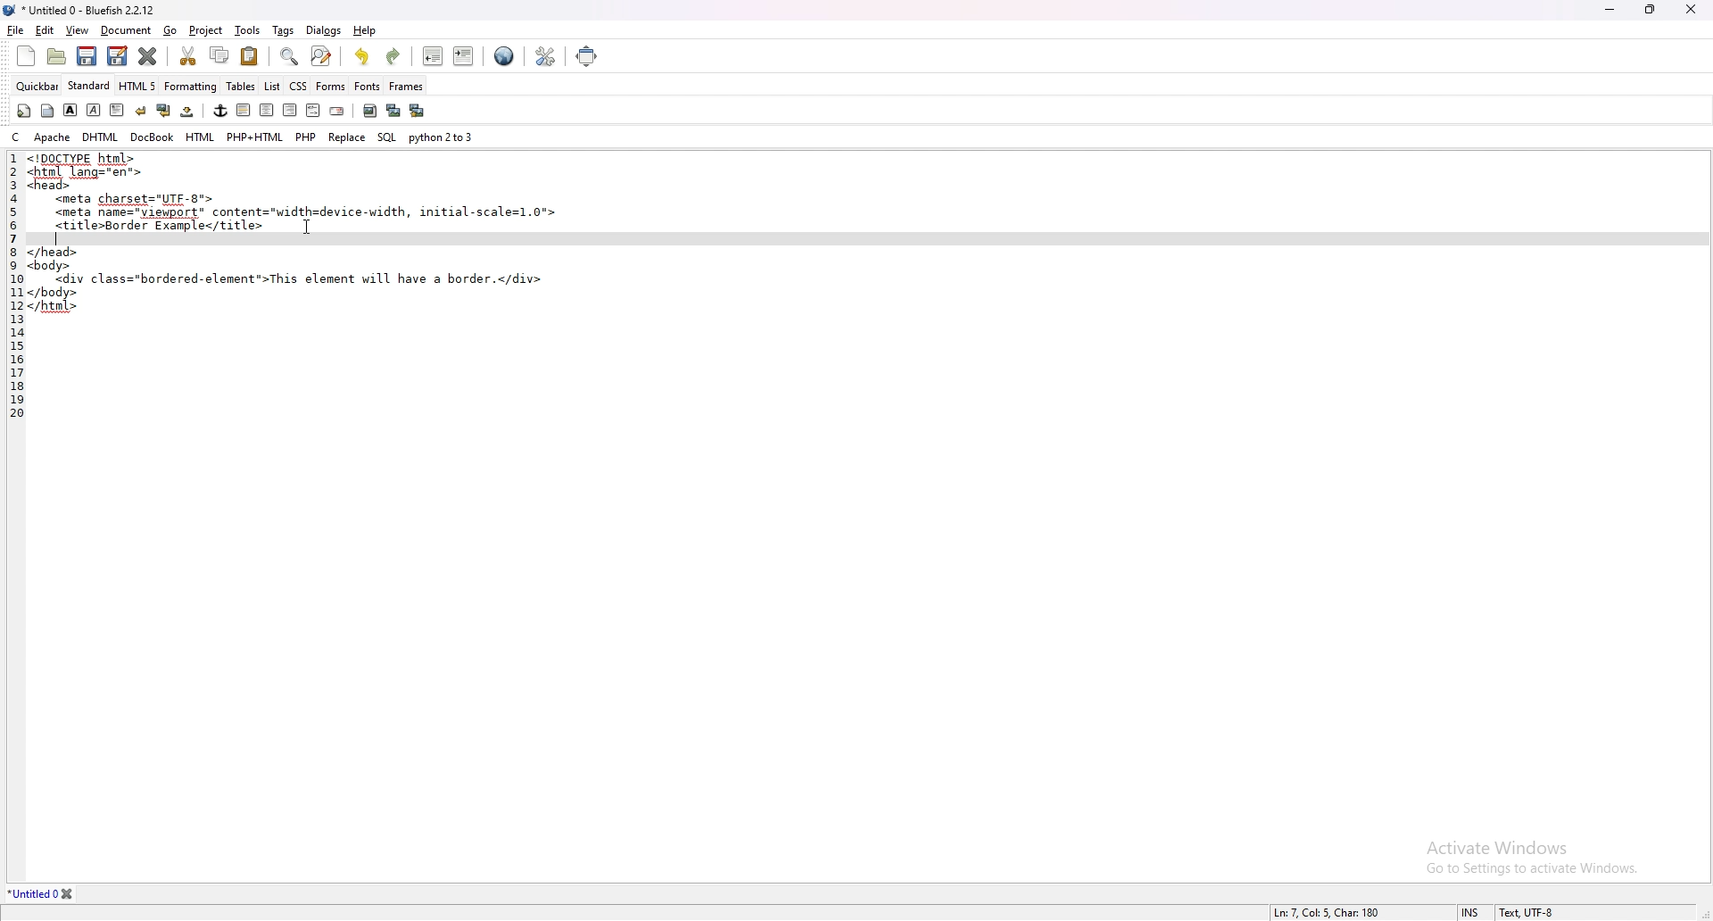  I want to click on cut, so click(187, 54).